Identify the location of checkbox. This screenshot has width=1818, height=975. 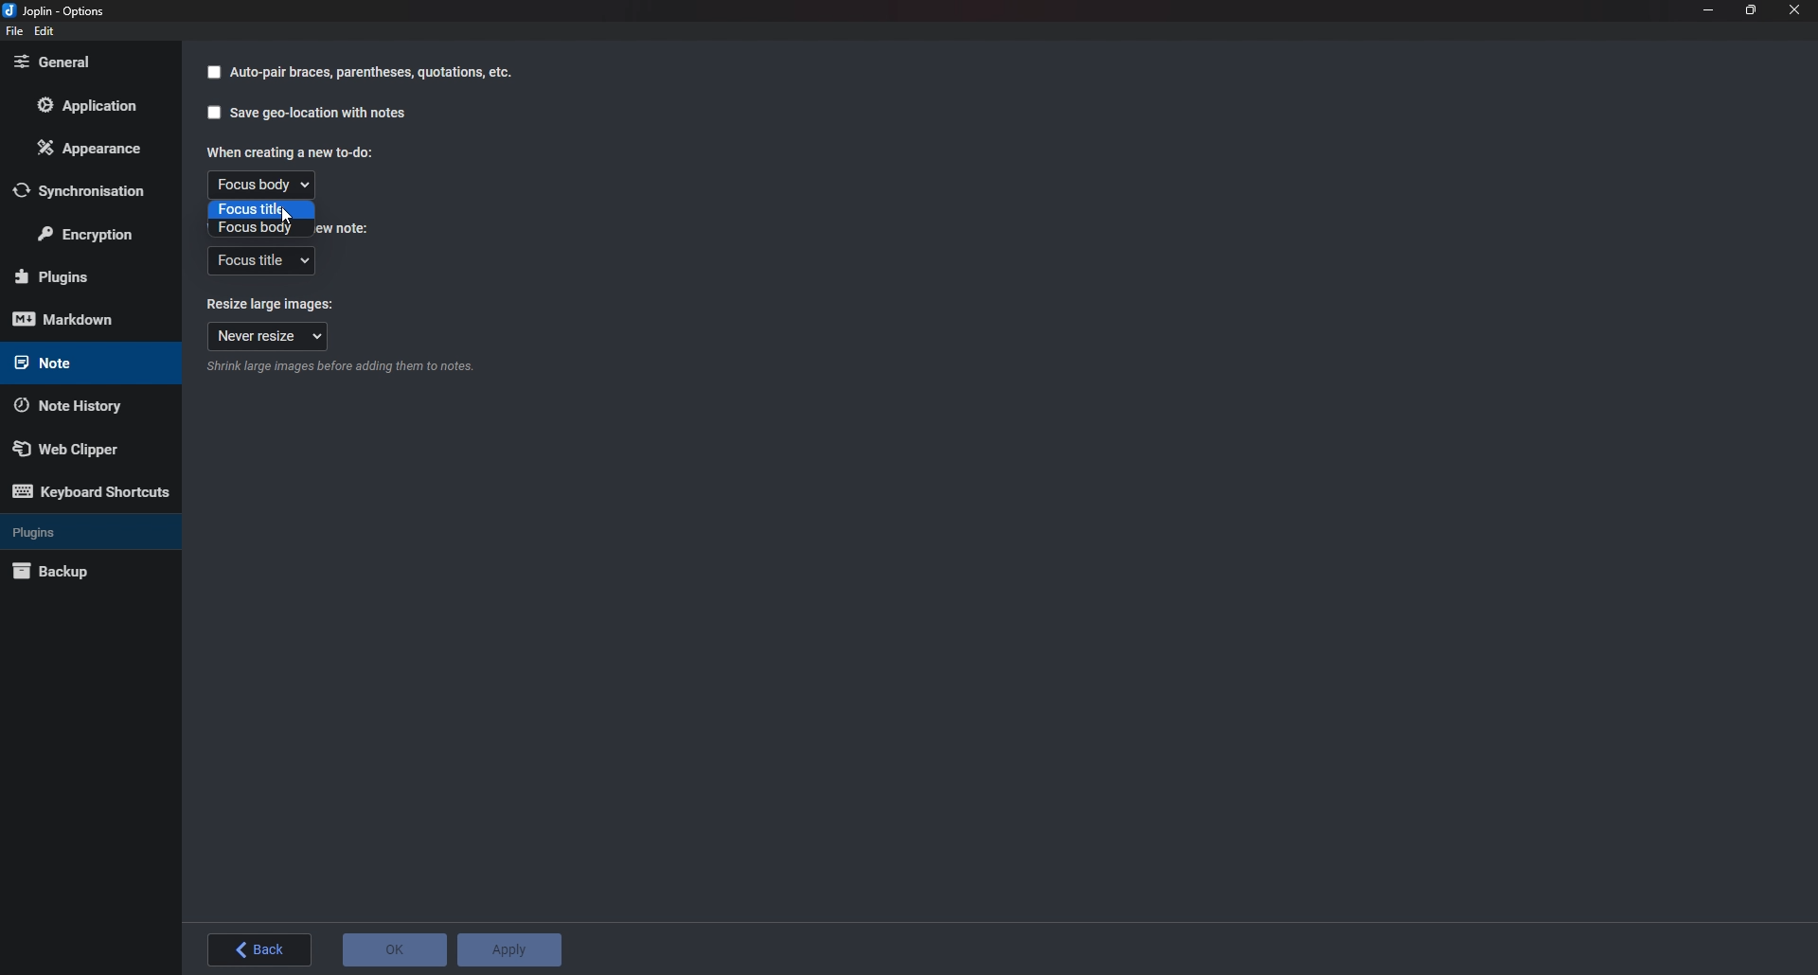
(213, 114).